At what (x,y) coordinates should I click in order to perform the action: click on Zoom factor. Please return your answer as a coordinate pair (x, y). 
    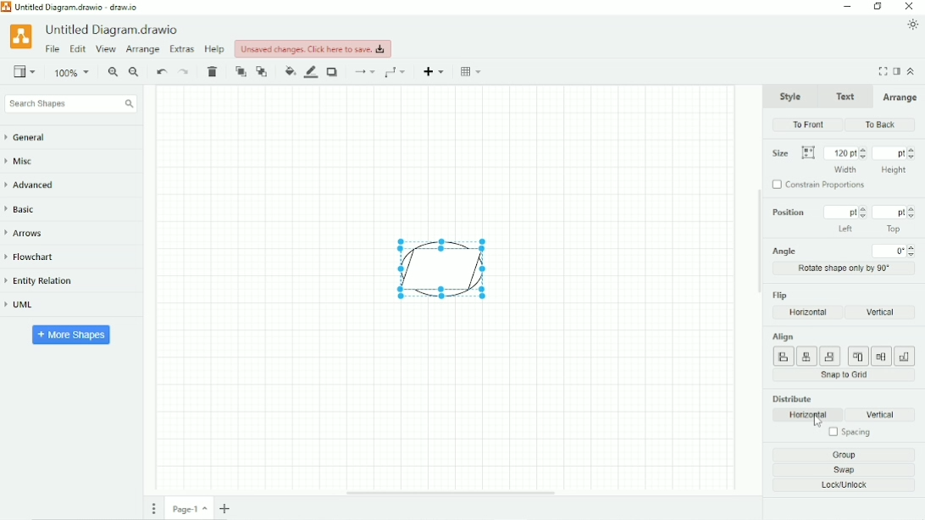
    Looking at the image, I should click on (73, 73).